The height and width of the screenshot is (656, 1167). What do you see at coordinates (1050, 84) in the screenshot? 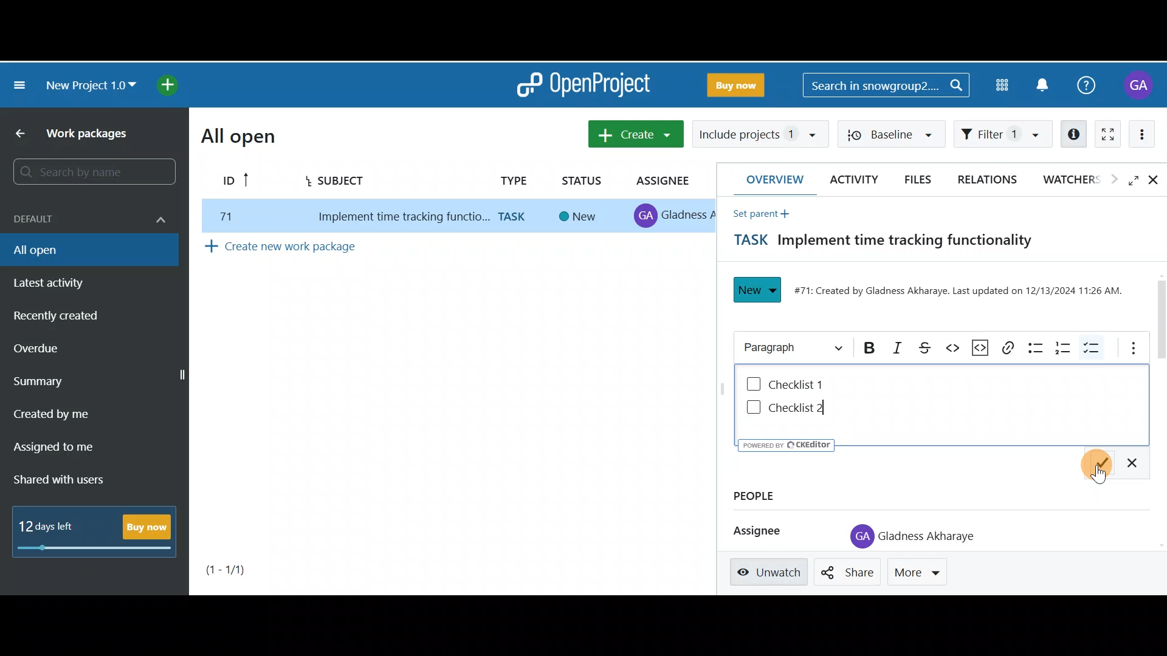
I see `Notification centre` at bounding box center [1050, 84].